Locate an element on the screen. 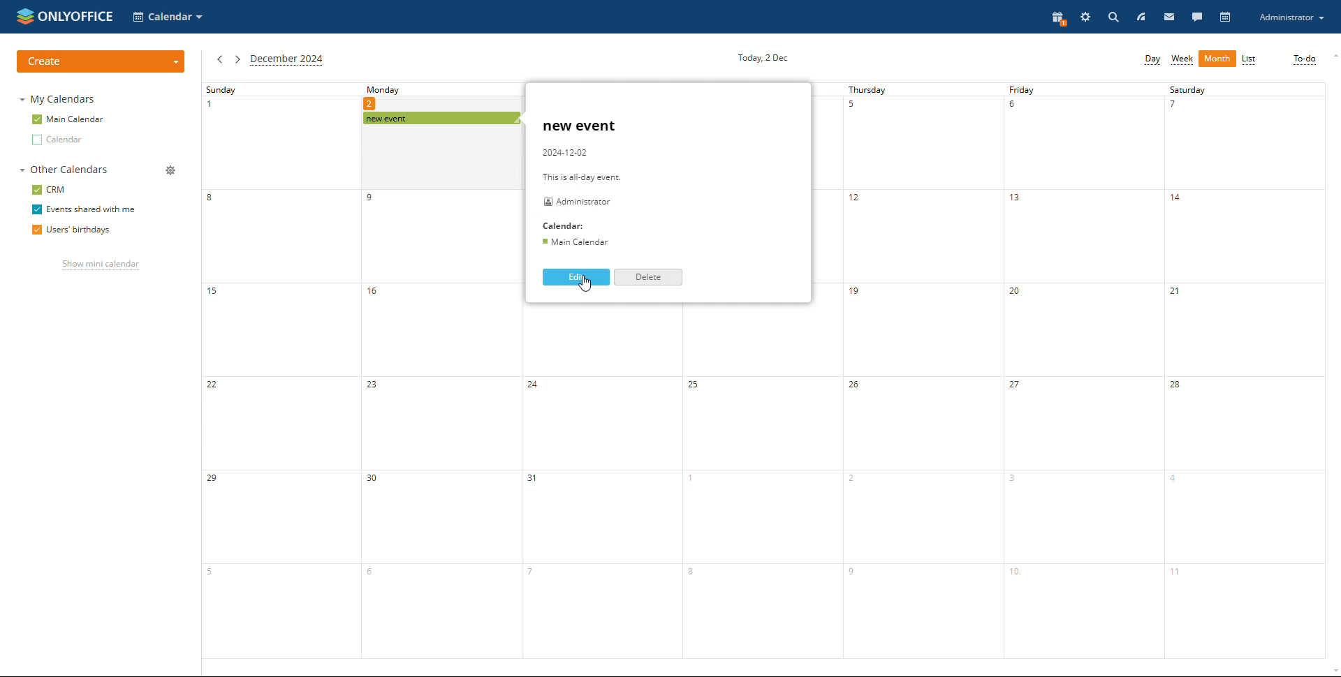 The image size is (1341, 677). scroll down is located at coordinates (1333, 672).